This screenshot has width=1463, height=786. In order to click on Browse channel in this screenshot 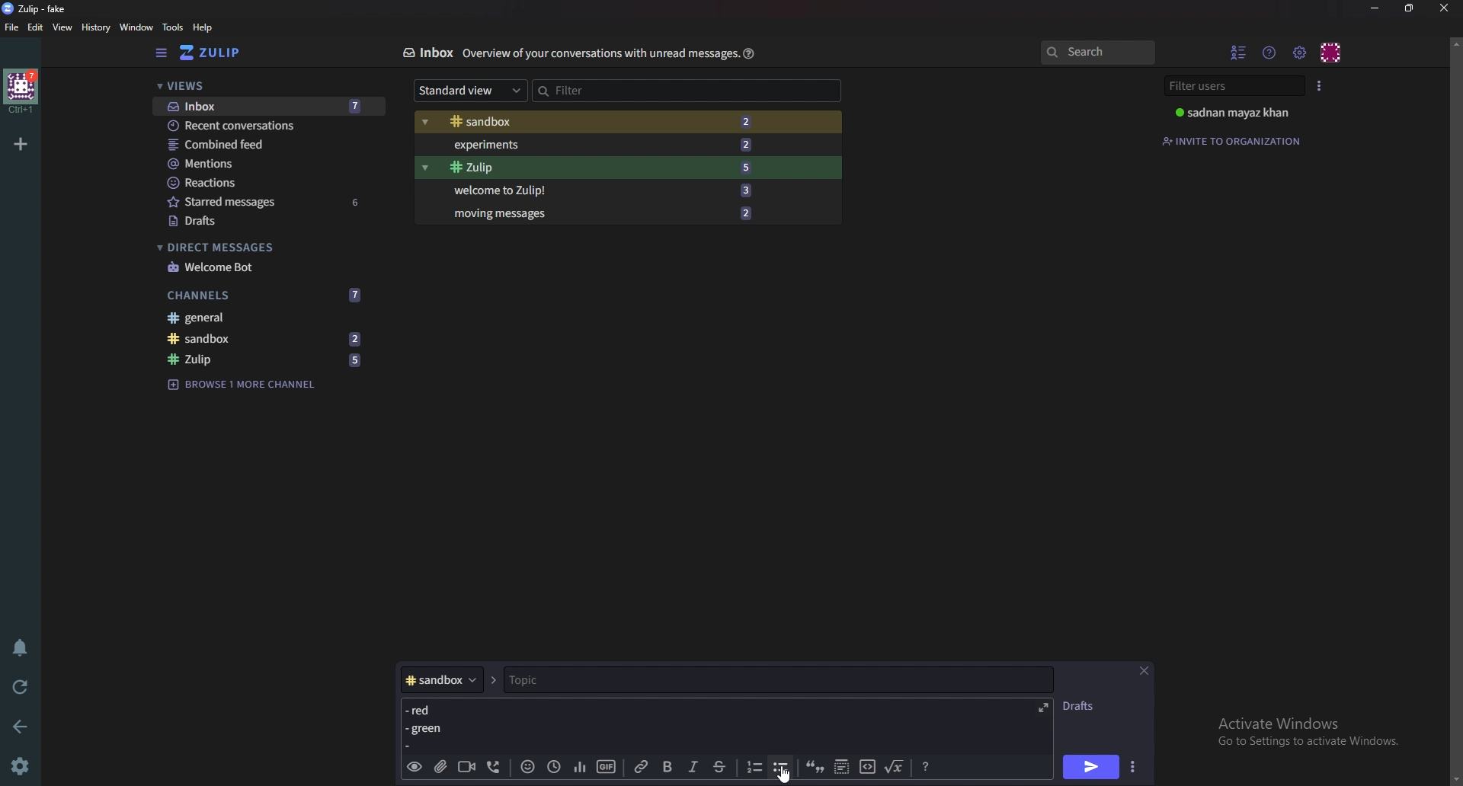, I will do `click(242, 383)`.